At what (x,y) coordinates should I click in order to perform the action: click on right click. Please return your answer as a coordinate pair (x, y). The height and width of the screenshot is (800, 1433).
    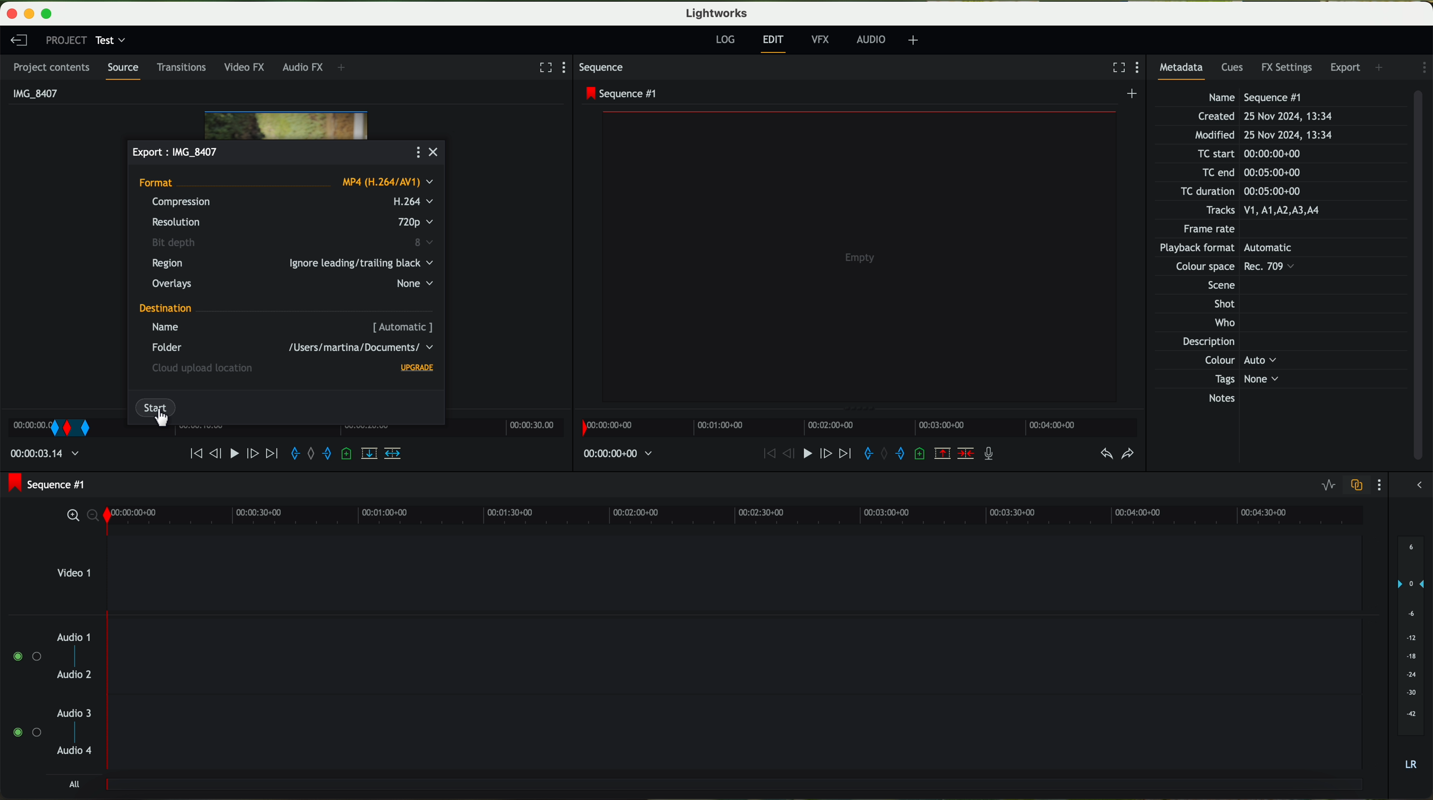
    Looking at the image, I should click on (53, 428).